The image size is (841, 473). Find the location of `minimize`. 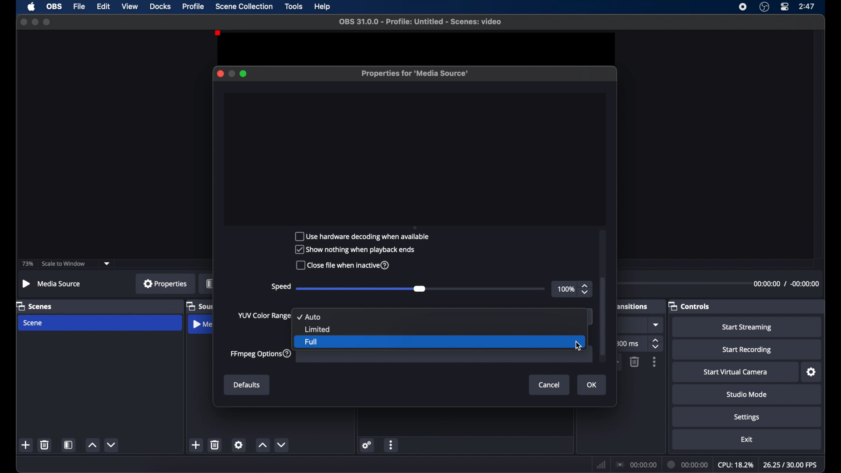

minimize is located at coordinates (231, 74).